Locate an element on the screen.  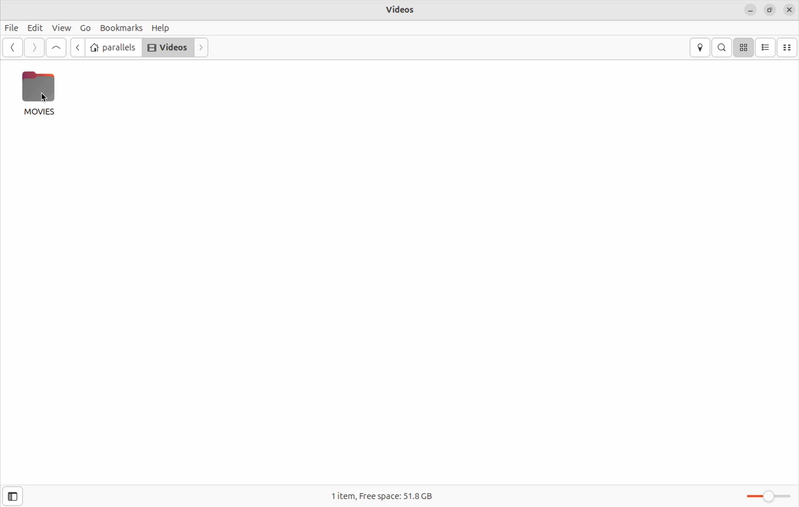
locations is located at coordinates (701, 47).